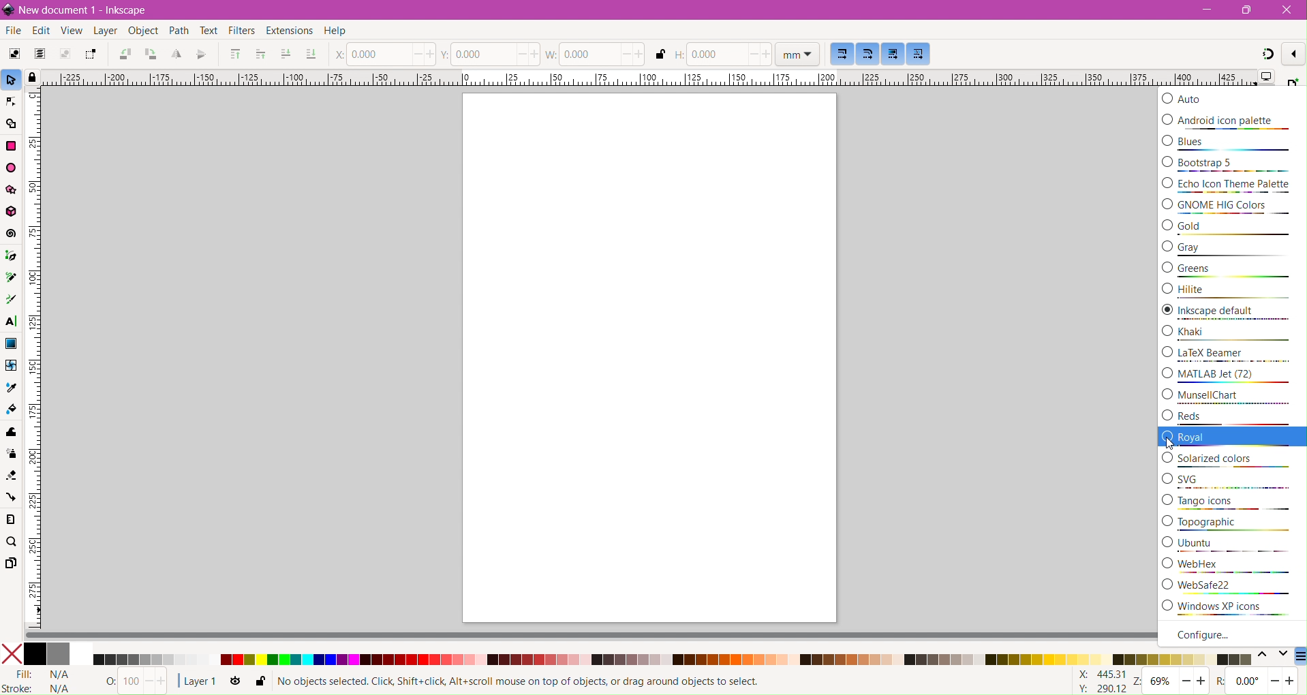  I want to click on Snapping, so click(1267, 56).